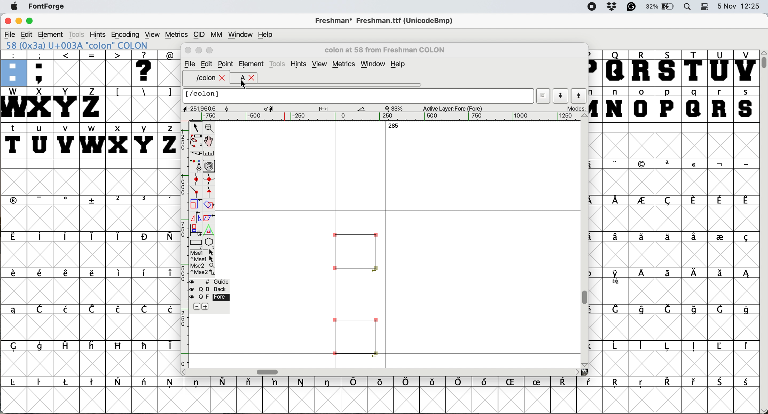 This screenshot has height=414, width=768. What do you see at coordinates (208, 288) in the screenshot?
I see `back` at bounding box center [208, 288].